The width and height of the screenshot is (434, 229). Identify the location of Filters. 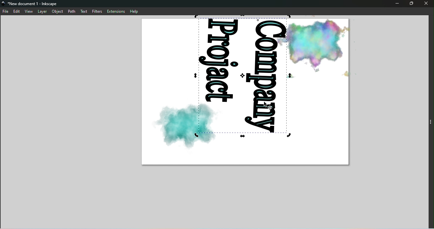
(98, 11).